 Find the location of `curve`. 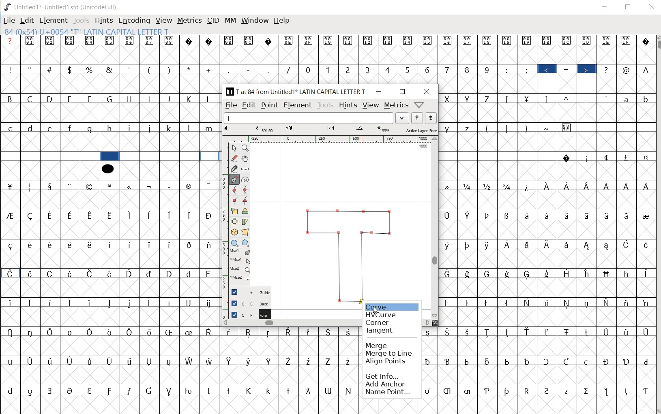

curve is located at coordinates (380, 305).